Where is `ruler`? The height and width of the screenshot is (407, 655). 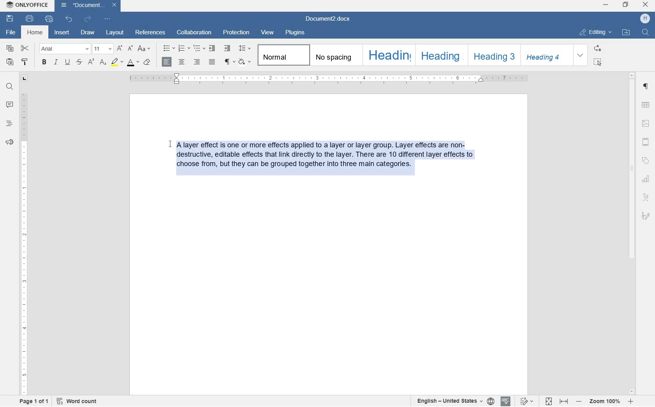 ruler is located at coordinates (330, 79).